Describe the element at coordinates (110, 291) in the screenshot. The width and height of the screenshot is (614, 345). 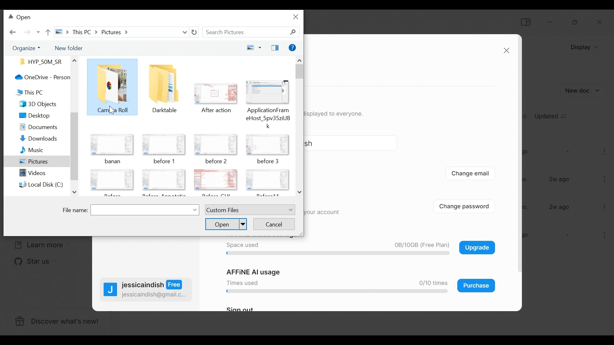
I see `profile` at that location.